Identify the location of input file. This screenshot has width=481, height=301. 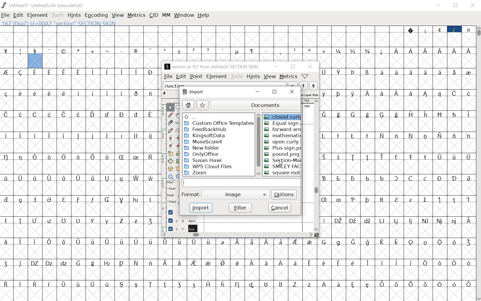
(242, 182).